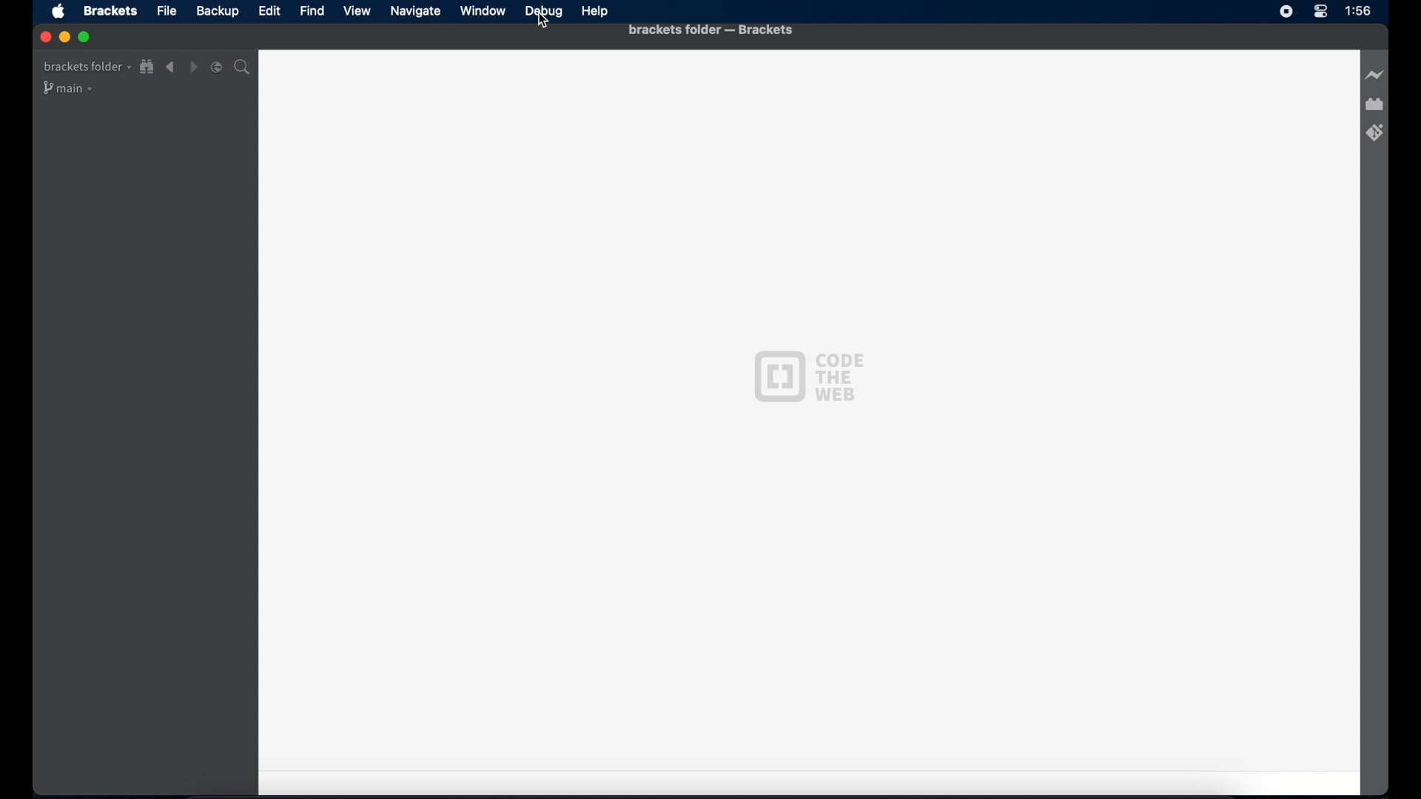  Describe the element at coordinates (1320, 12) in the screenshot. I see `control center` at that location.